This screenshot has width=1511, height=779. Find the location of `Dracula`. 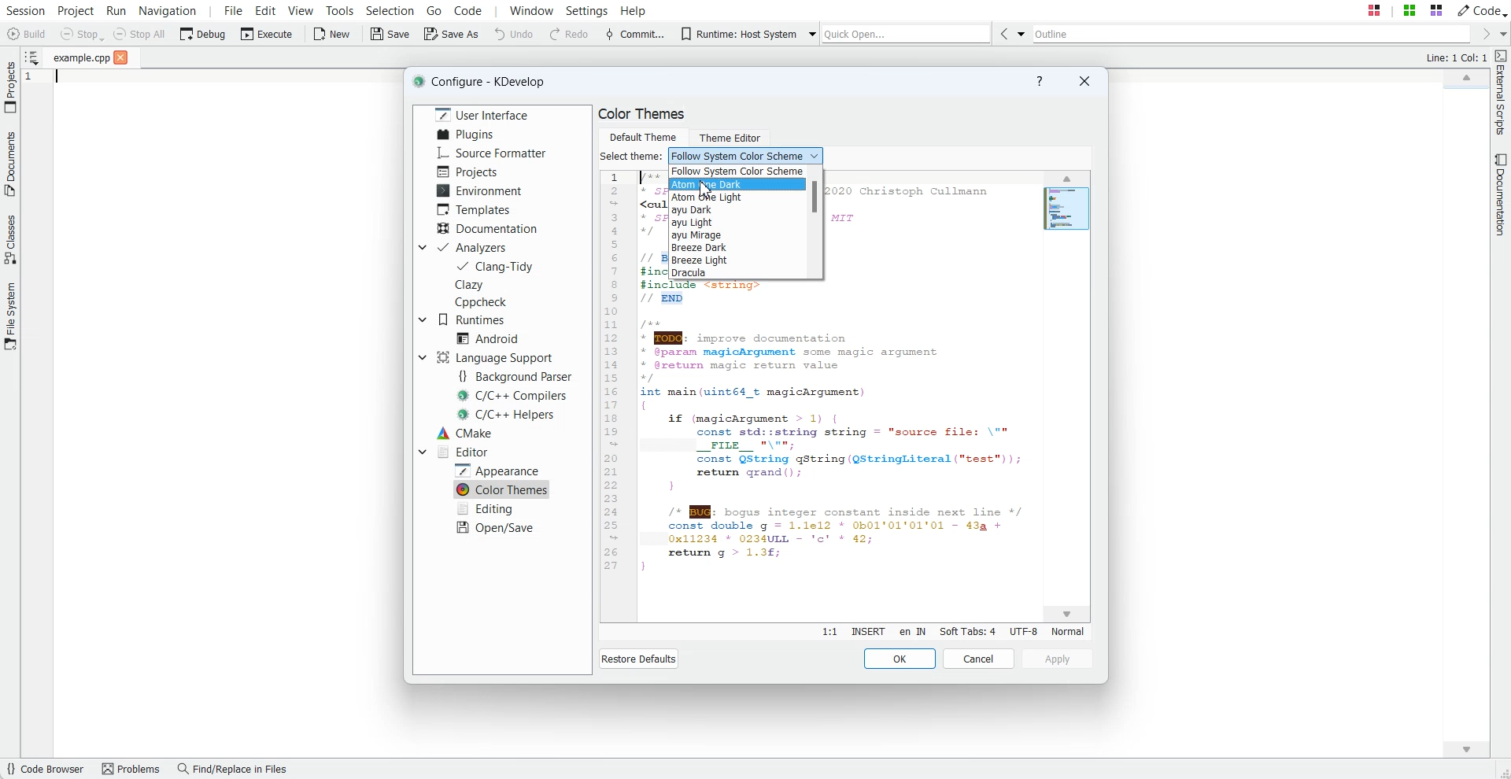

Dracula is located at coordinates (737, 273).